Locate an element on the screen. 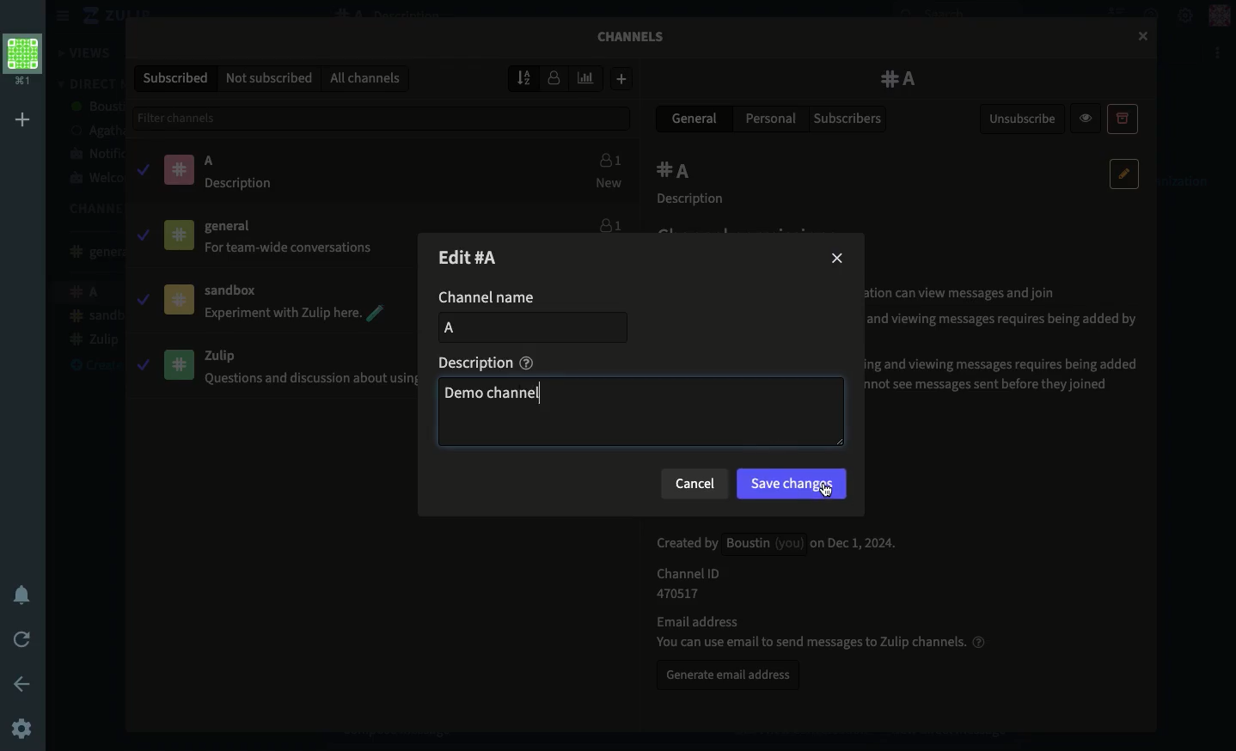 The image size is (1236, 751). Description is located at coordinates (695, 200).